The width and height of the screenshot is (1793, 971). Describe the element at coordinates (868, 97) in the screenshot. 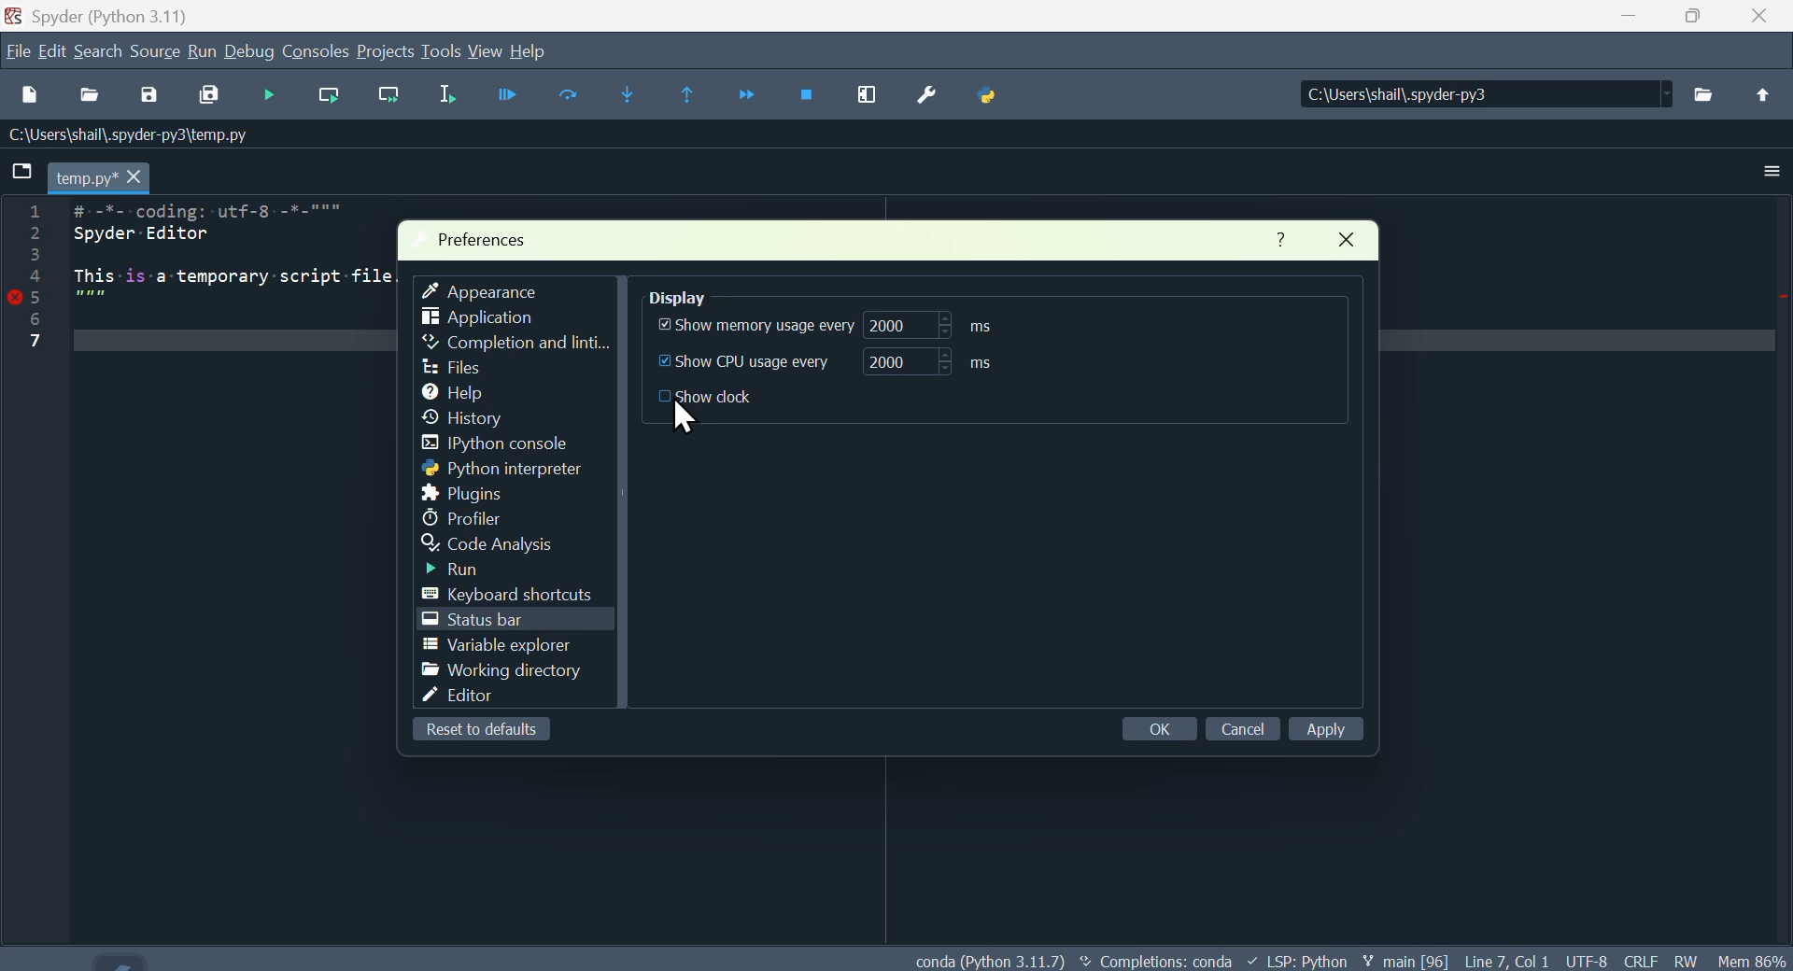

I see `Maximise current window` at that location.